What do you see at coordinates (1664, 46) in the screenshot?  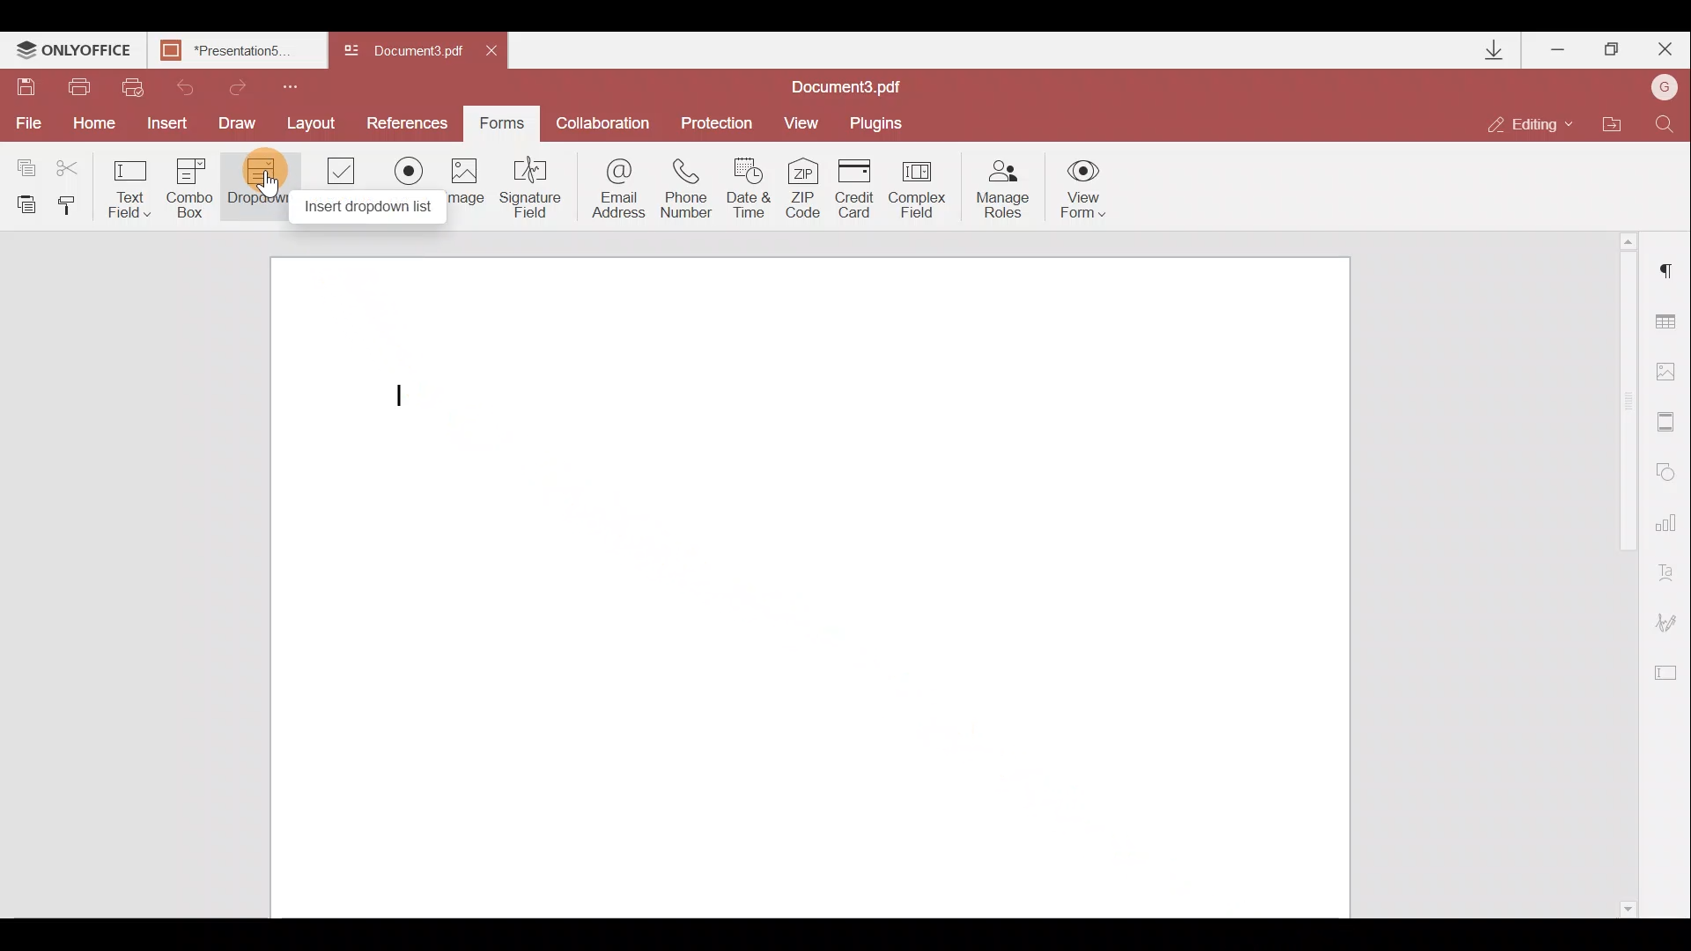 I see `Close` at bounding box center [1664, 46].